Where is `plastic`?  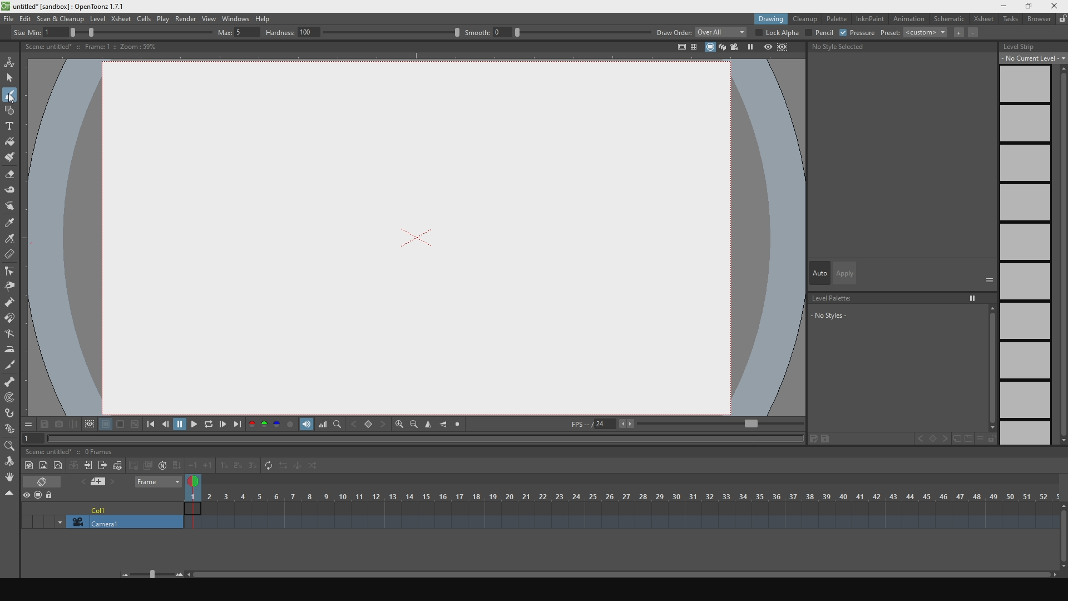 plastic is located at coordinates (11, 430).